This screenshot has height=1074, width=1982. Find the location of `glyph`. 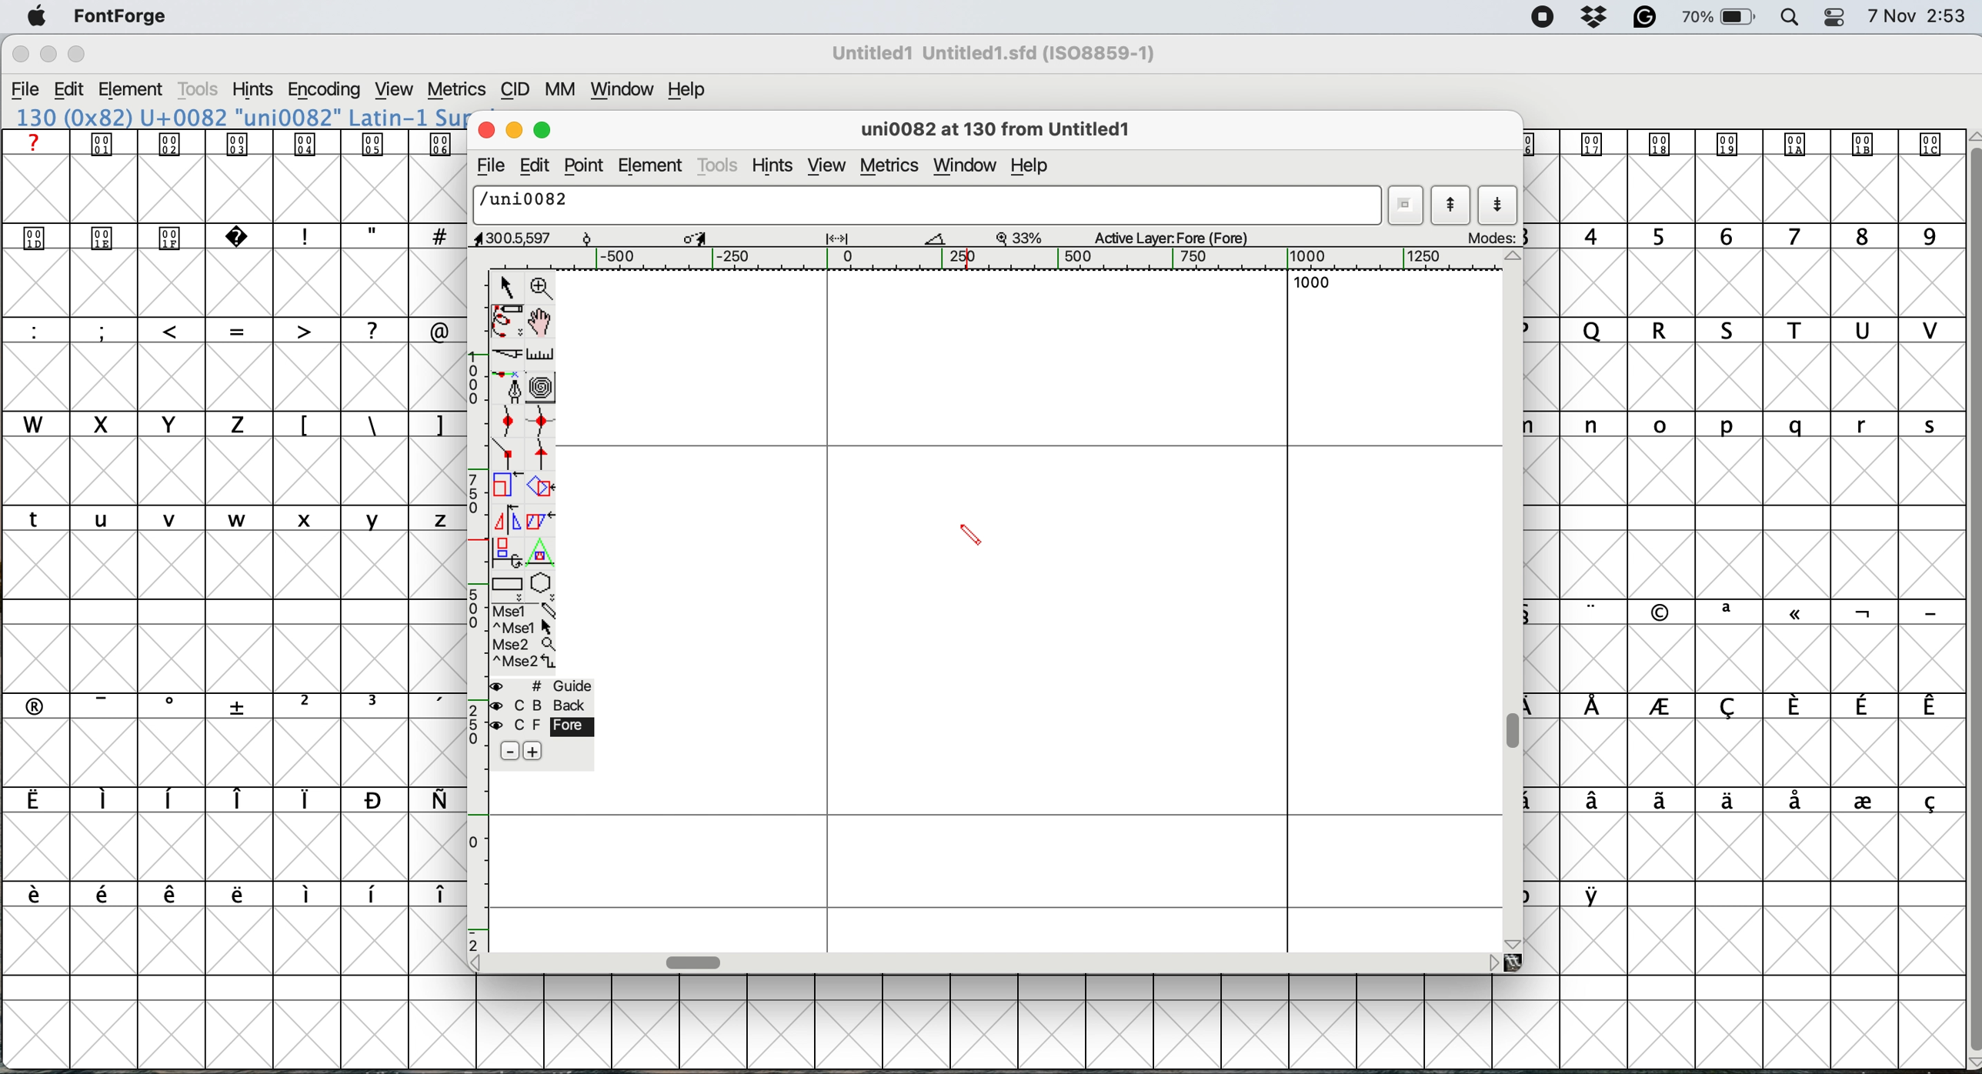

glyph is located at coordinates (929, 206).